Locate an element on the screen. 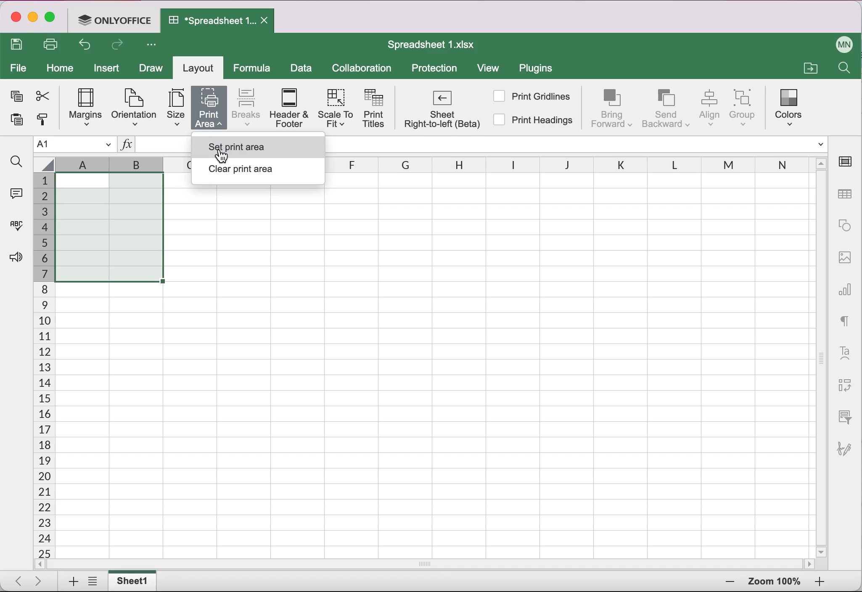 Image resolution: width=862 pixels, height=592 pixels. Print headings is located at coordinates (534, 122).